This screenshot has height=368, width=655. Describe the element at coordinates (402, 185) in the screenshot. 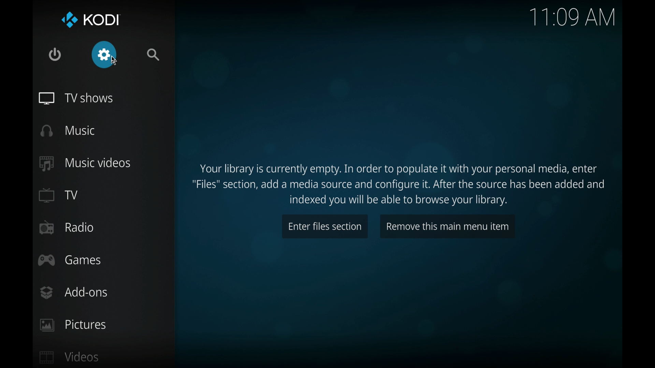

I see `Your library is currently empty. In order to populate it with your personal media, enter
Files" section, add a media source and configure it. After the source has been added and
indexed you will be able to browse your library.` at that location.